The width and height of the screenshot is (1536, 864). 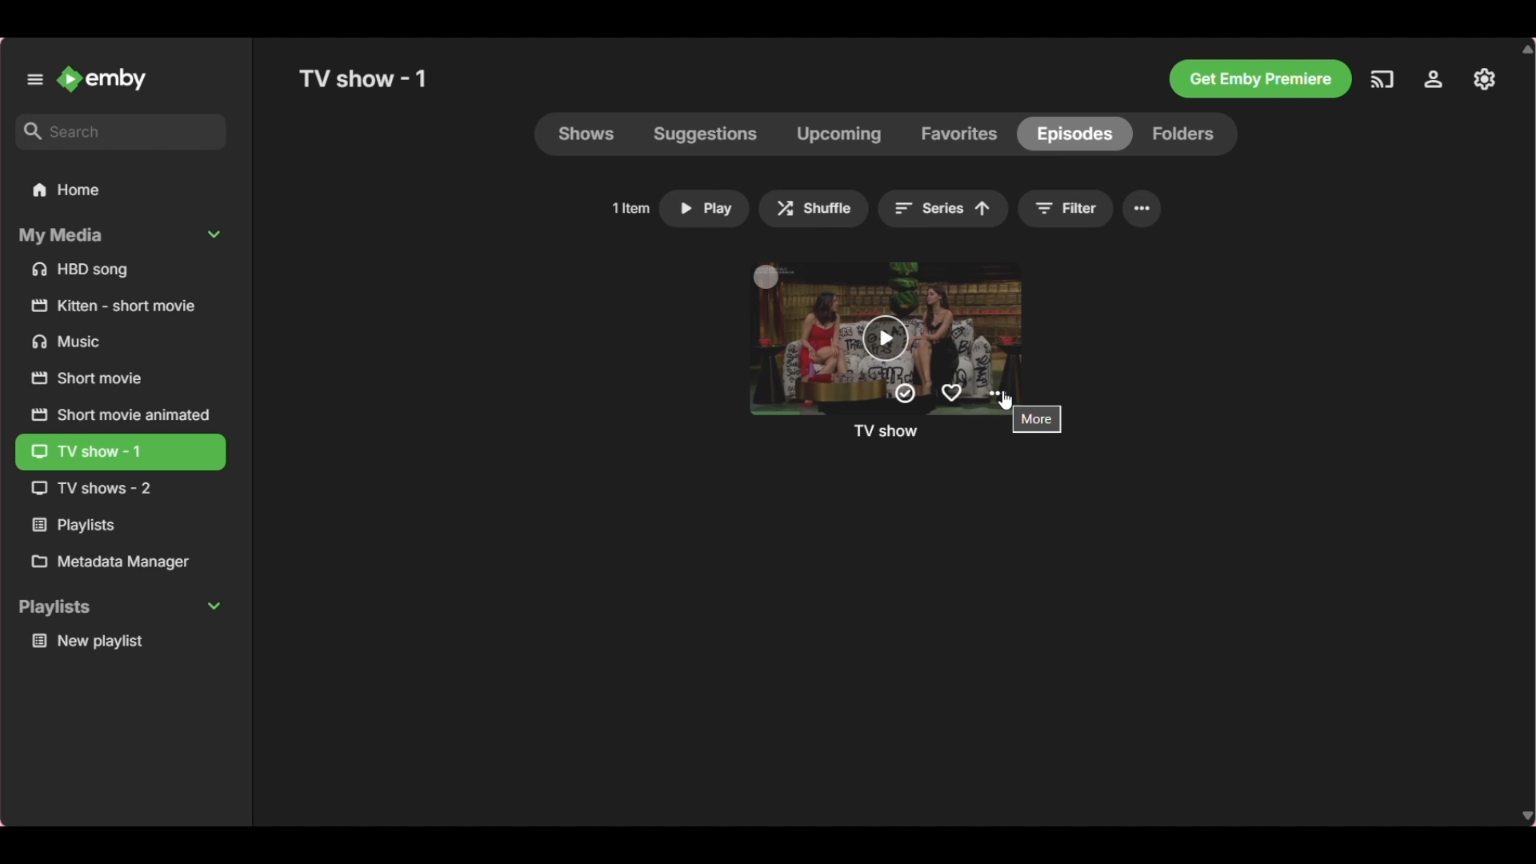 I want to click on Title of current page, so click(x=362, y=78).